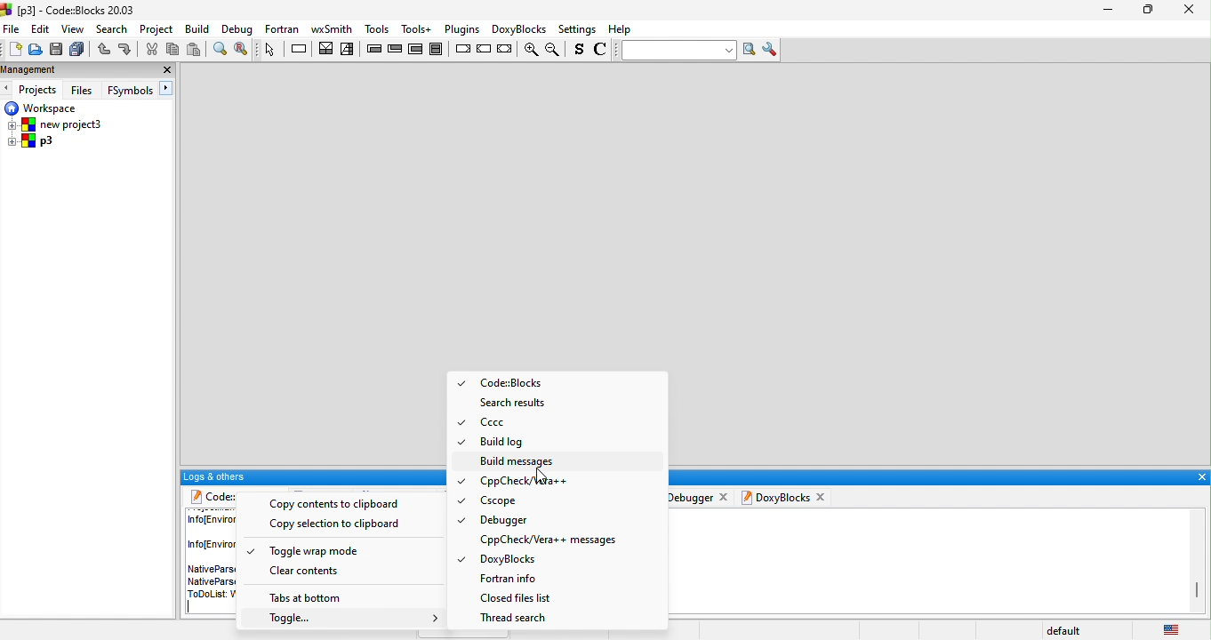 The height and width of the screenshot is (640, 1211). What do you see at coordinates (1196, 589) in the screenshot?
I see `vertical scroll bar` at bounding box center [1196, 589].